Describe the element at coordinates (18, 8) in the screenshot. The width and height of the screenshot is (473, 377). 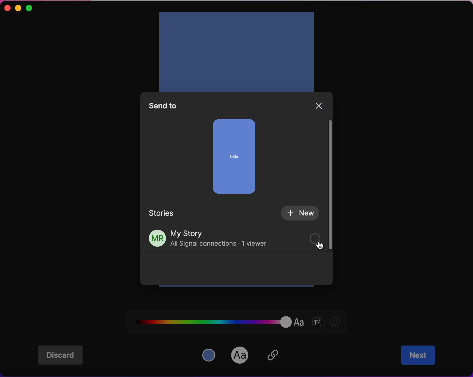
I see `minimize` at that location.